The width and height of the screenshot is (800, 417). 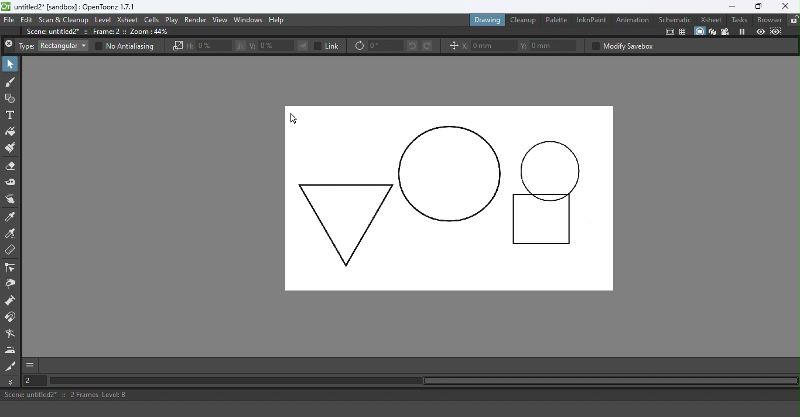 I want to click on GUI show/hide, so click(x=31, y=365).